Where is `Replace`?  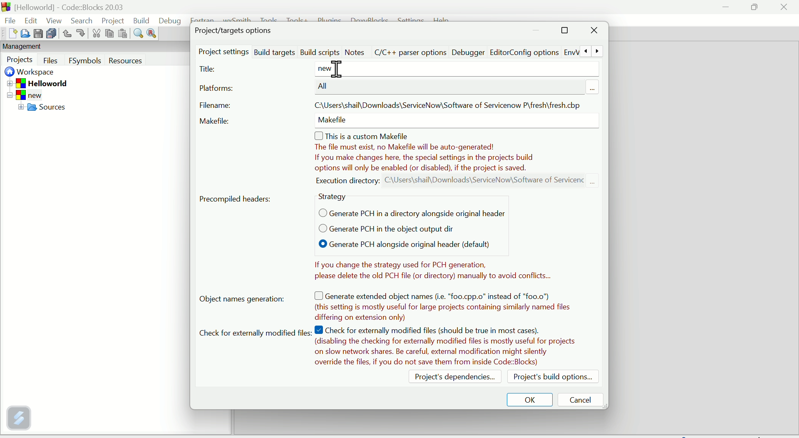 Replace is located at coordinates (151, 33).